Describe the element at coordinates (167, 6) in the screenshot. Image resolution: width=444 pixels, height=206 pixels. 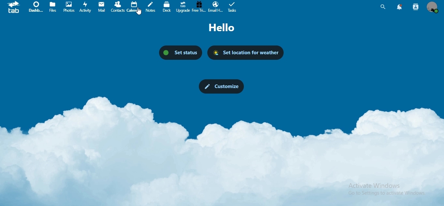
I see `deck` at that location.